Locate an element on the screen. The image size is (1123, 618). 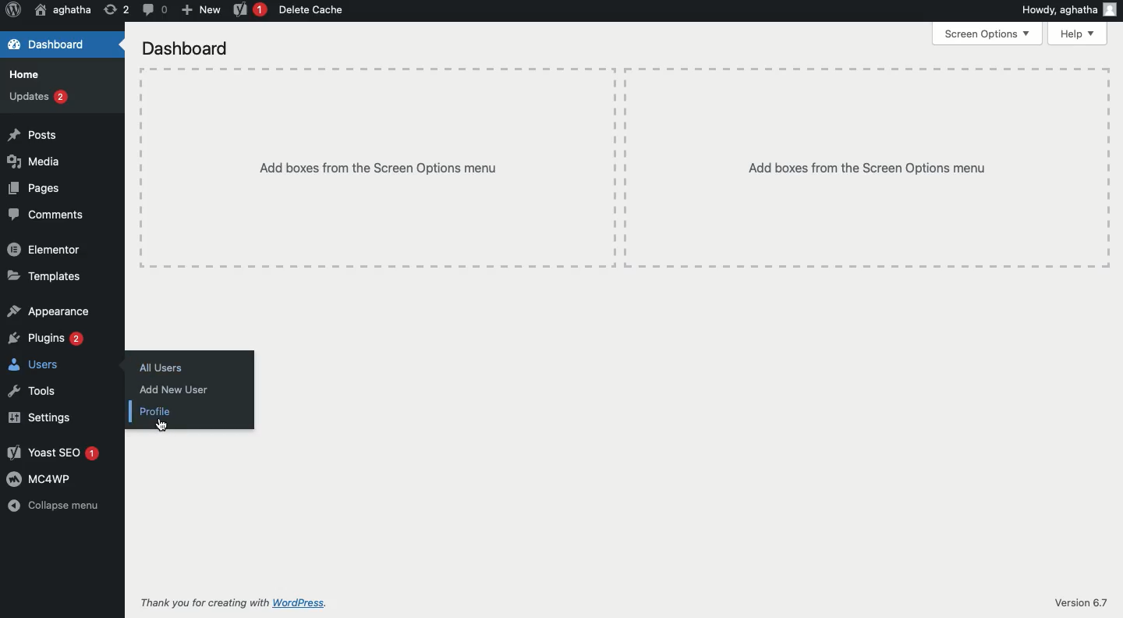
Yoast is located at coordinates (52, 454).